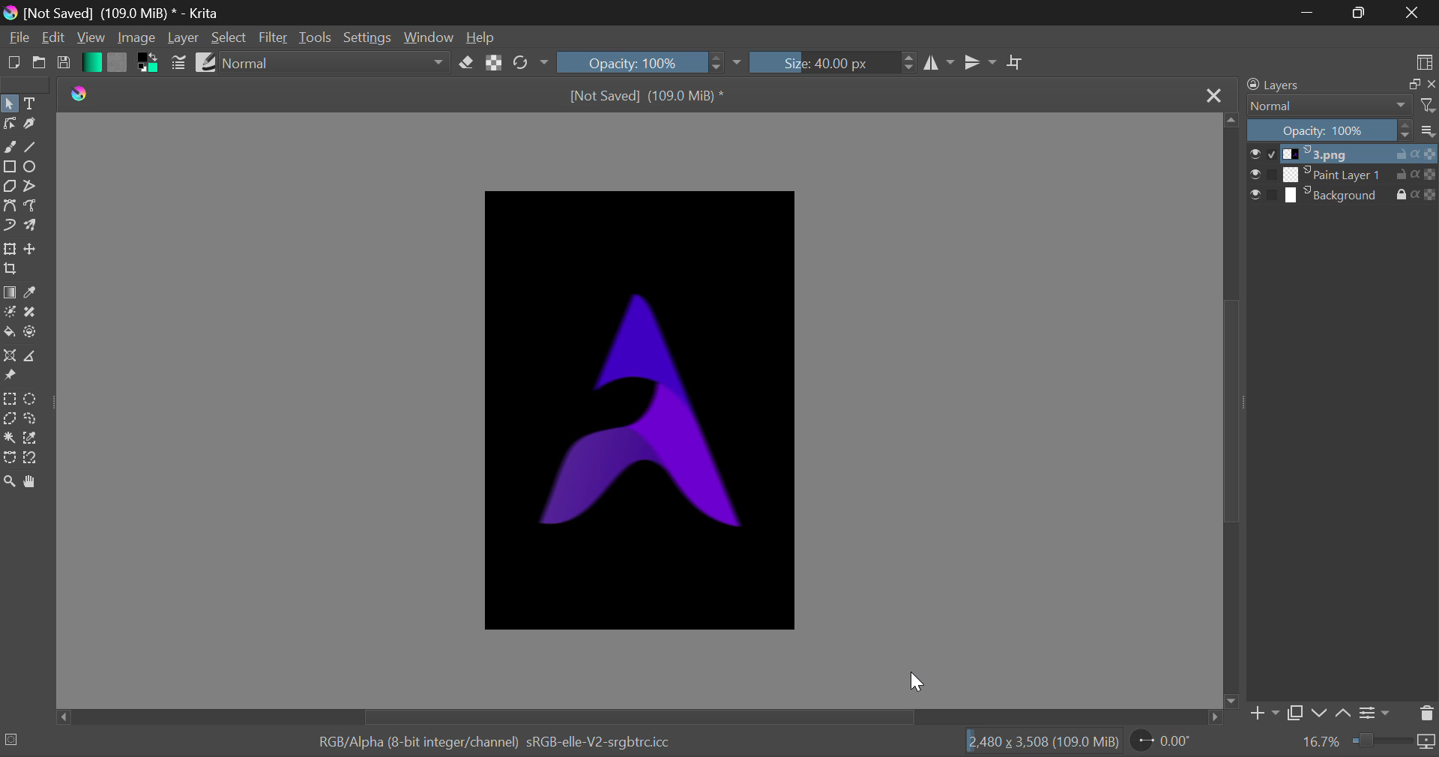  What do you see at coordinates (1216, 97) in the screenshot?
I see `Close` at bounding box center [1216, 97].